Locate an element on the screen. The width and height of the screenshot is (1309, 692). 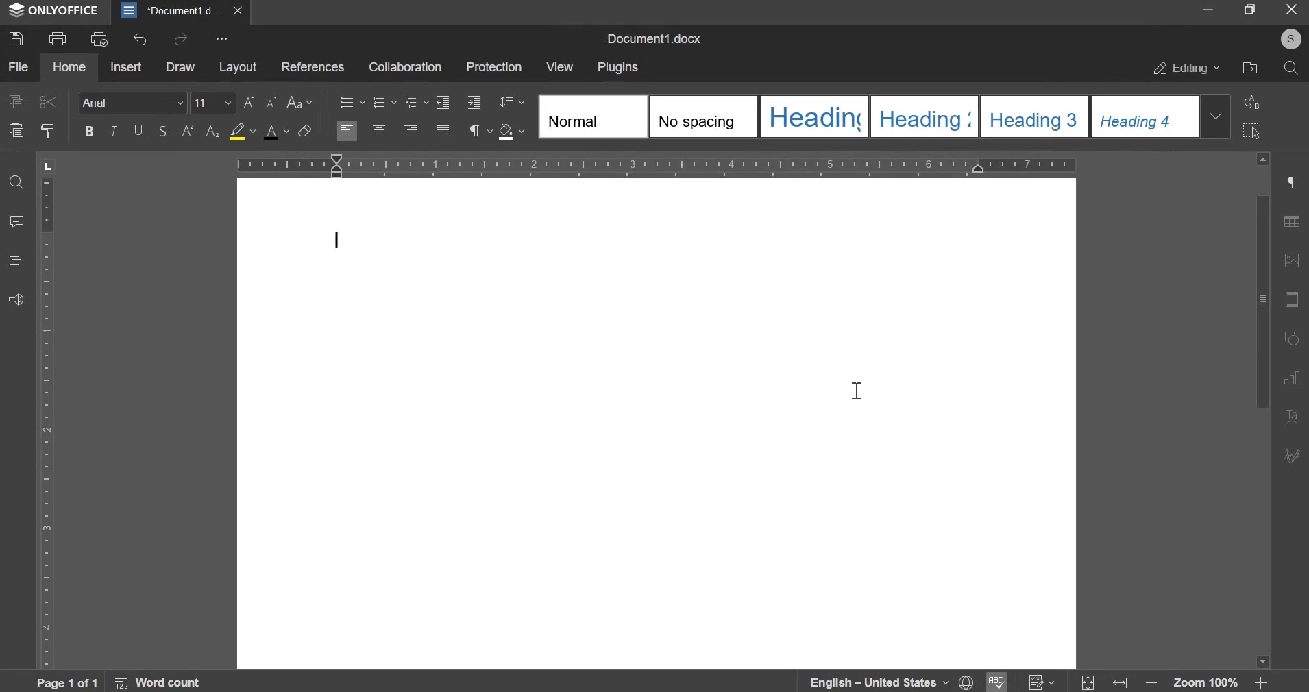
Heading 2 is located at coordinates (920, 116).